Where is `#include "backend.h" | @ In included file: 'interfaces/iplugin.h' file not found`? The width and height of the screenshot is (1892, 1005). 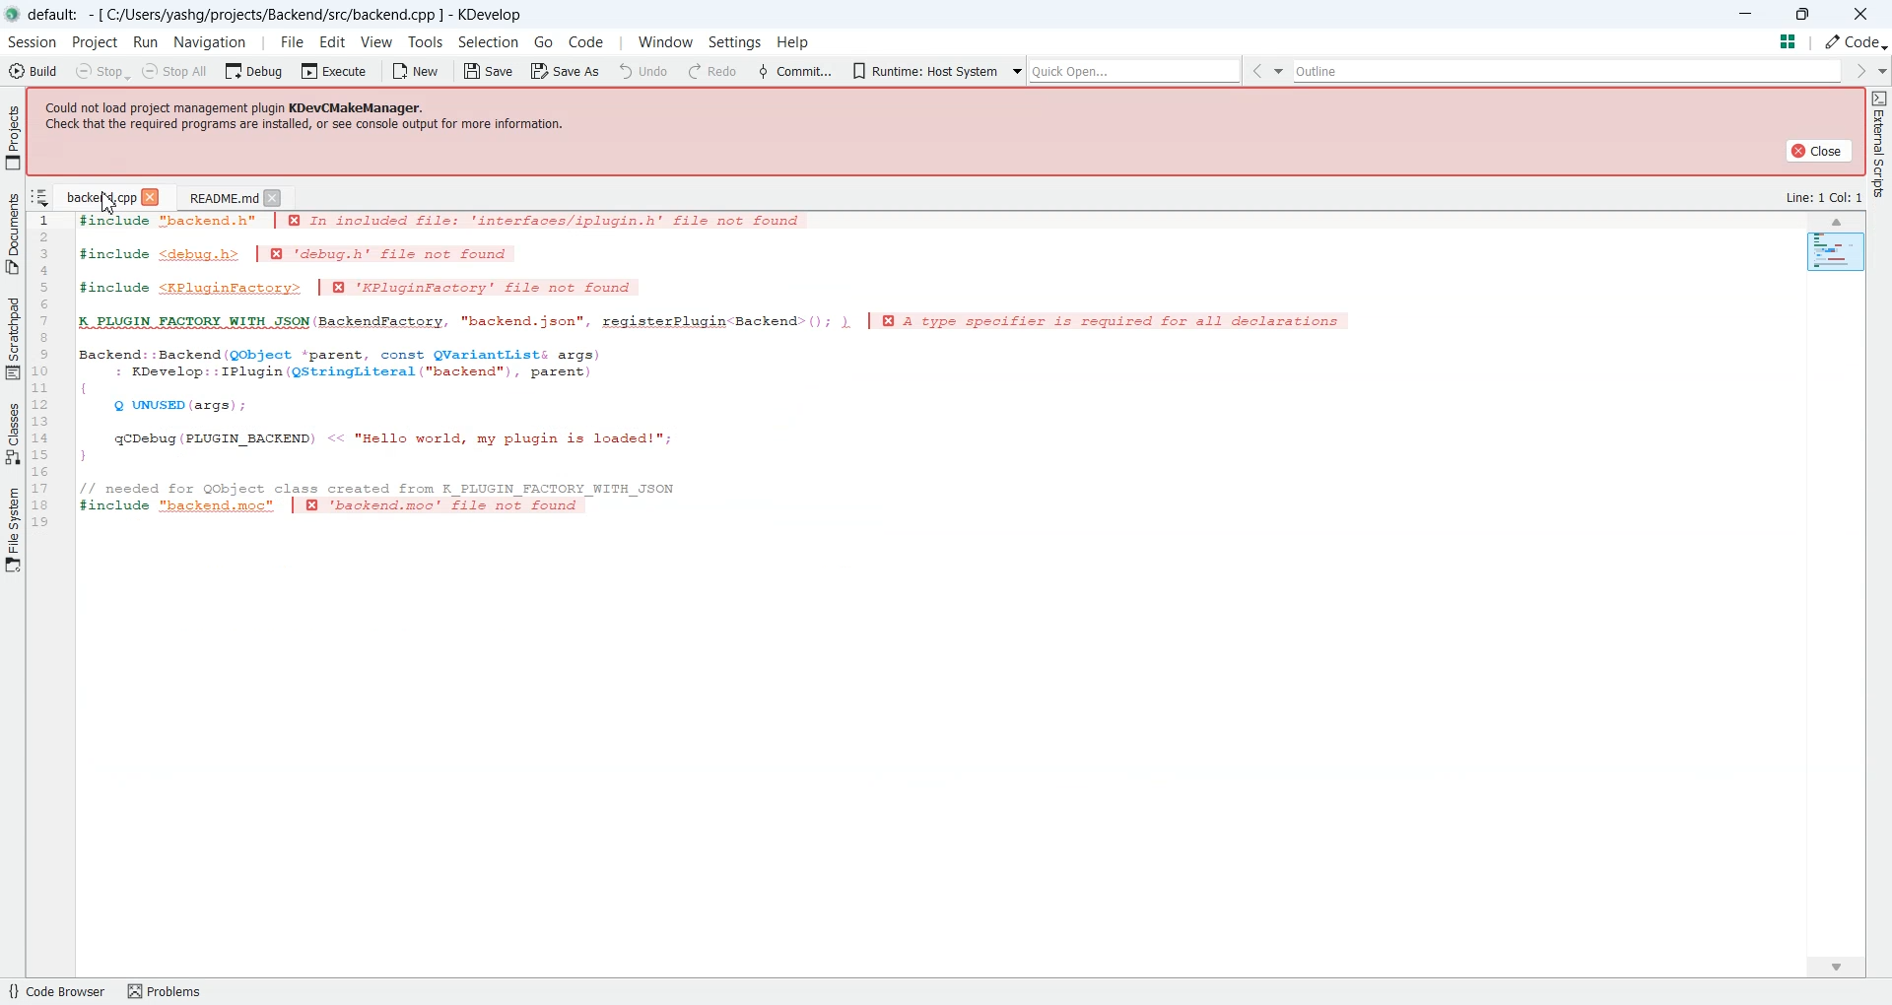
#include "backend.h" | @ In included file: 'interfaces/iplugin.h' file not found is located at coordinates (442, 224).